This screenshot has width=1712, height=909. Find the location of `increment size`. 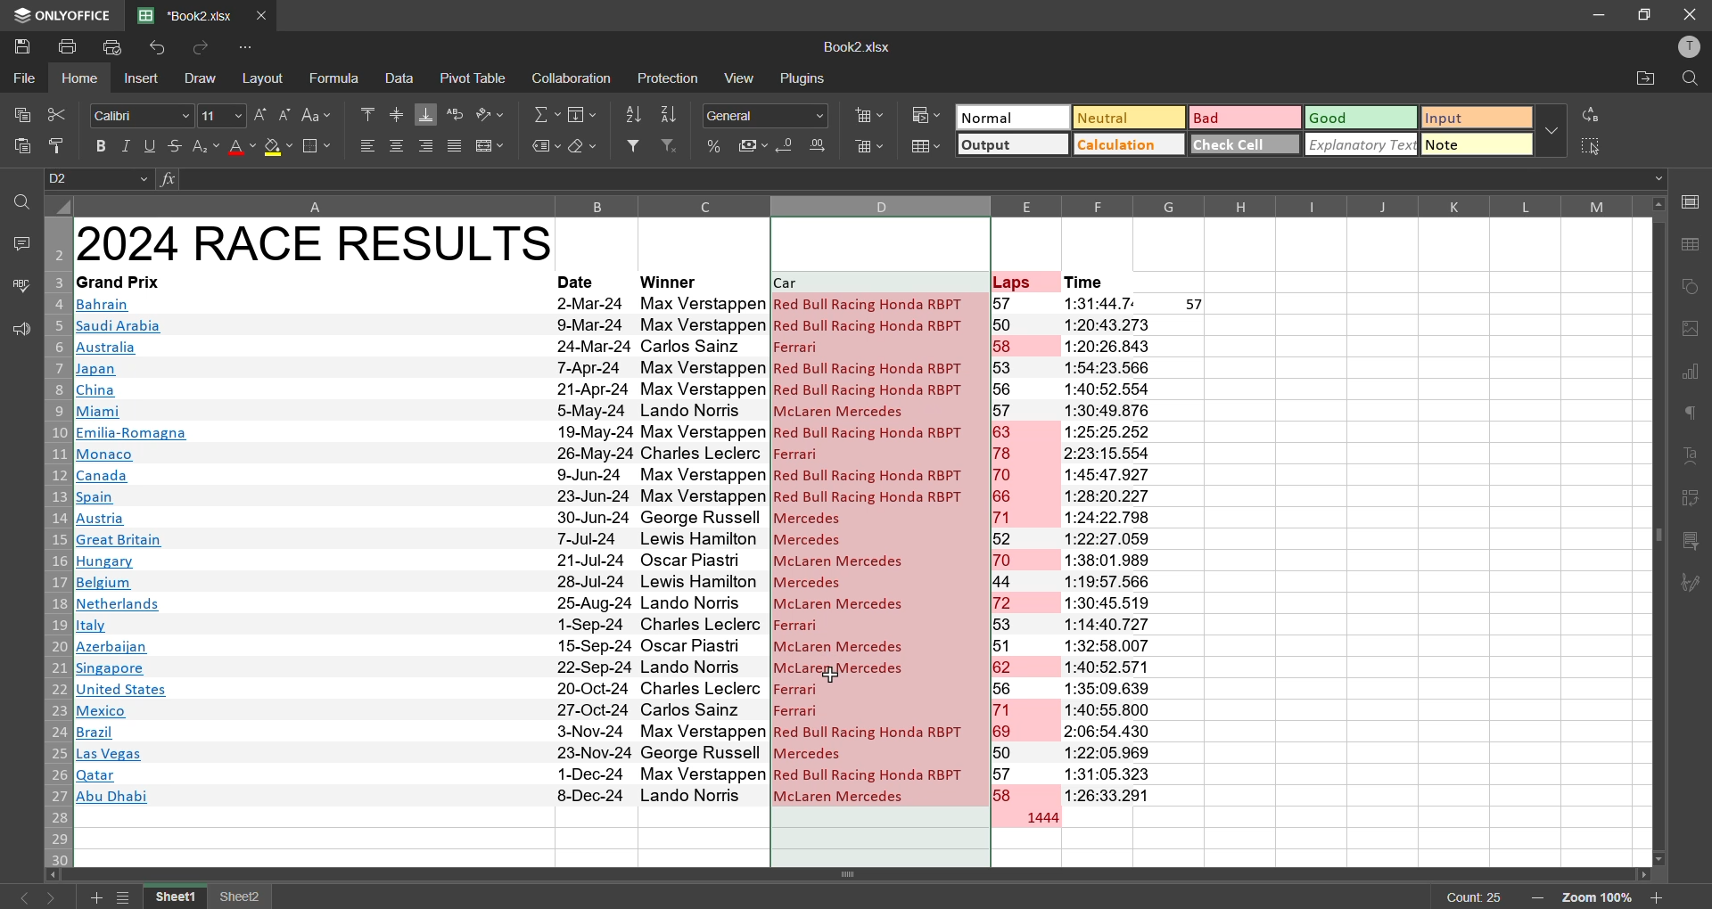

increment size is located at coordinates (260, 115).